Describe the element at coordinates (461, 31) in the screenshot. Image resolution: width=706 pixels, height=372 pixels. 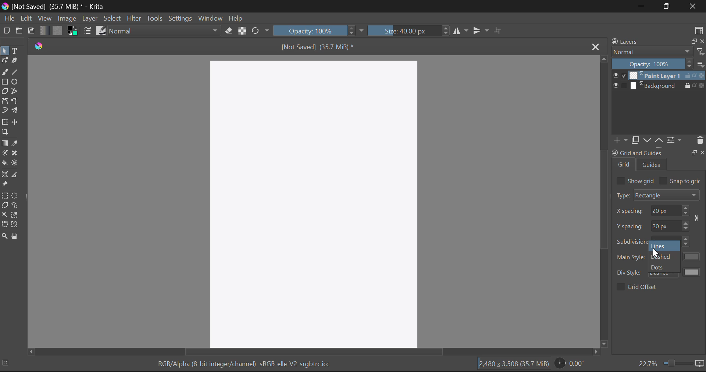
I see `Vertical Mirror Flip` at that location.